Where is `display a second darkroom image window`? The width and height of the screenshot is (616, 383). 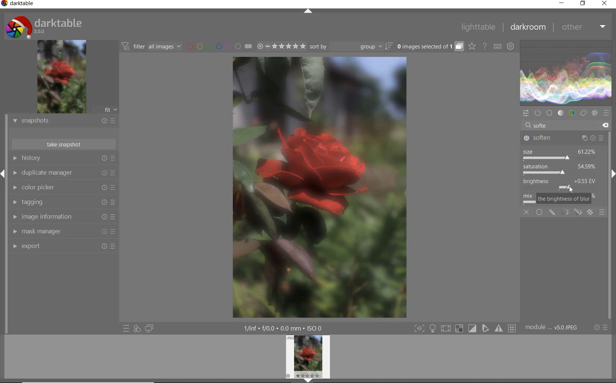
display a second darkroom image window is located at coordinates (149, 329).